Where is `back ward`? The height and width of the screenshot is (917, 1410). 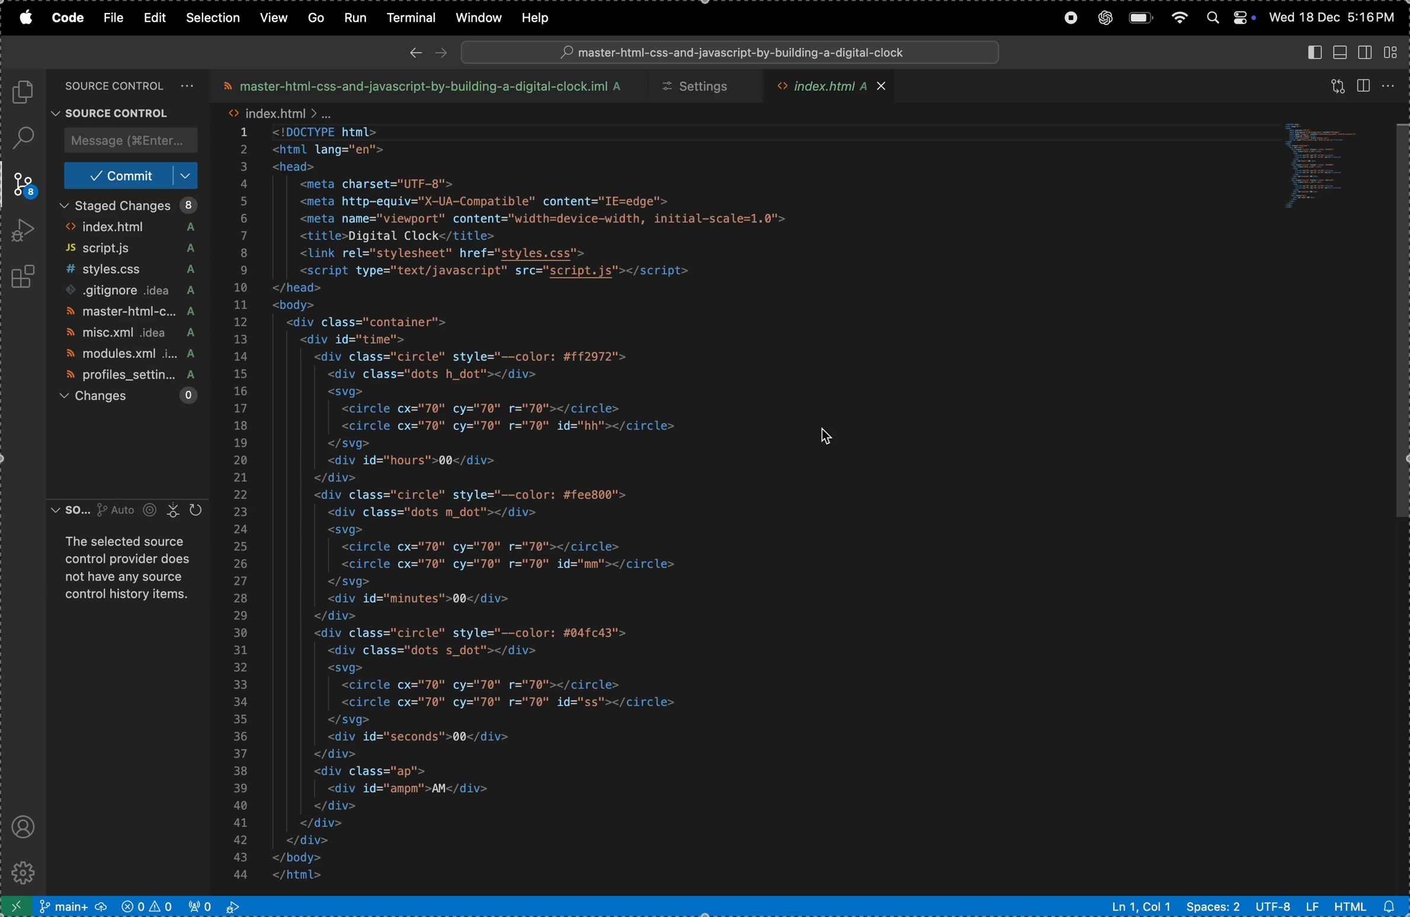
back ward is located at coordinates (416, 52).